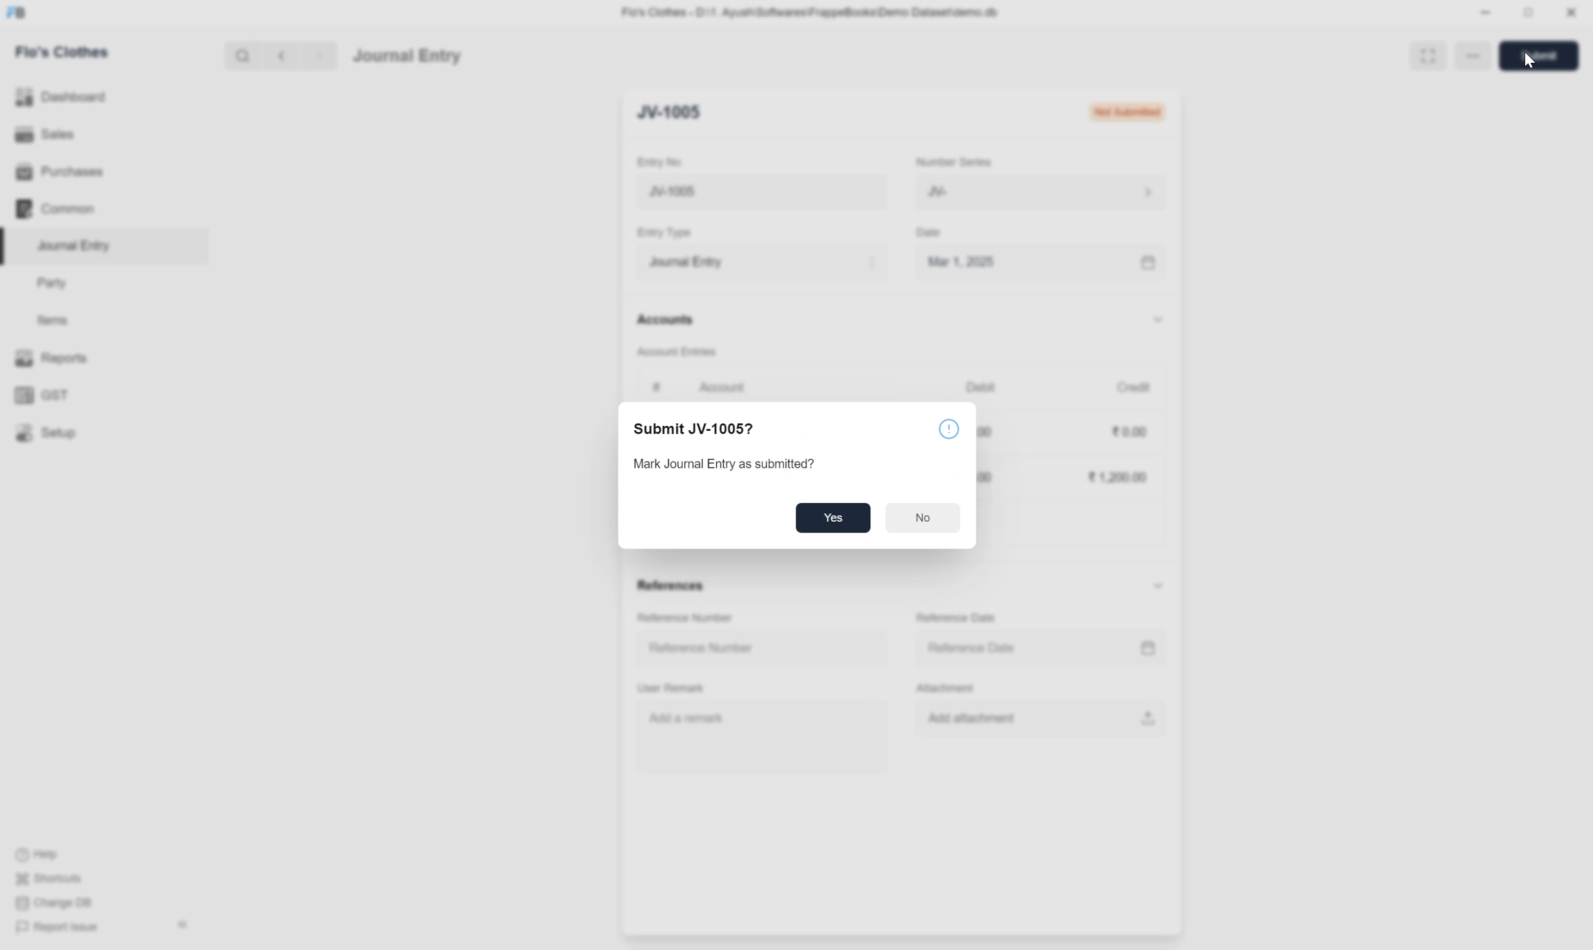 The height and width of the screenshot is (950, 1593). What do you see at coordinates (17, 13) in the screenshot?
I see `FB` at bounding box center [17, 13].